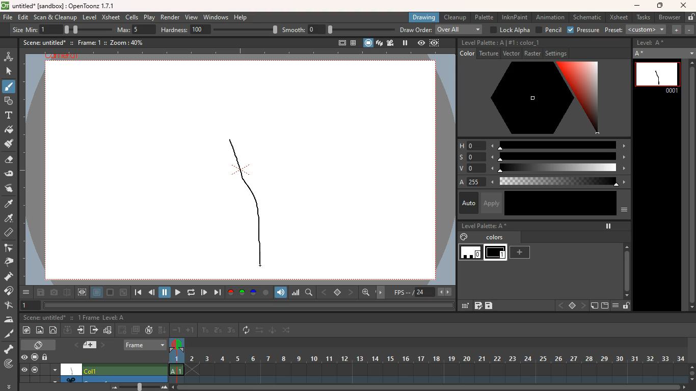  Describe the element at coordinates (82, 331) in the screenshot. I see `move` at that location.